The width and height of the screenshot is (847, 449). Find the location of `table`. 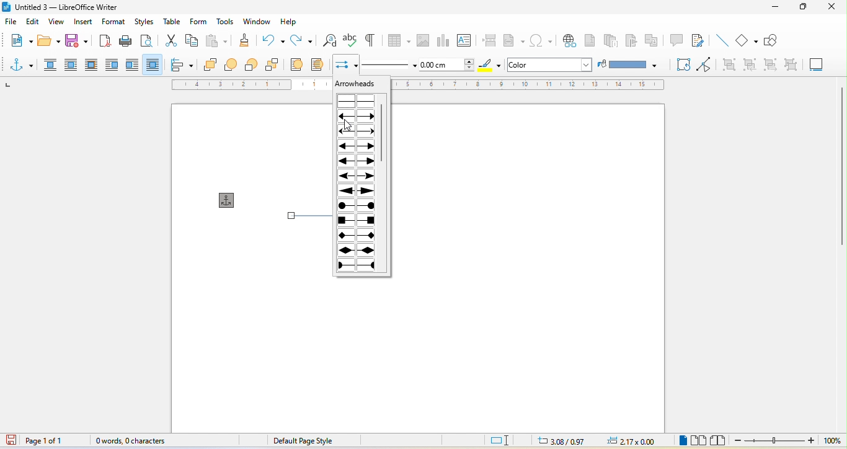

table is located at coordinates (398, 38).